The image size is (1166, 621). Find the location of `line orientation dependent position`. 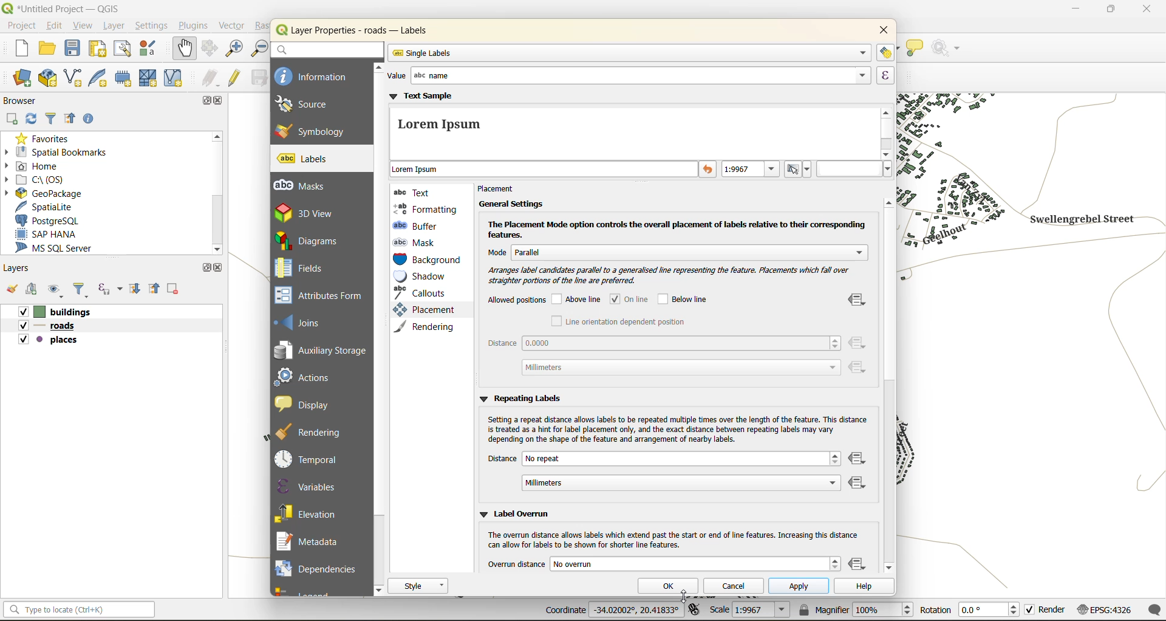

line orientation dependent position is located at coordinates (617, 321).